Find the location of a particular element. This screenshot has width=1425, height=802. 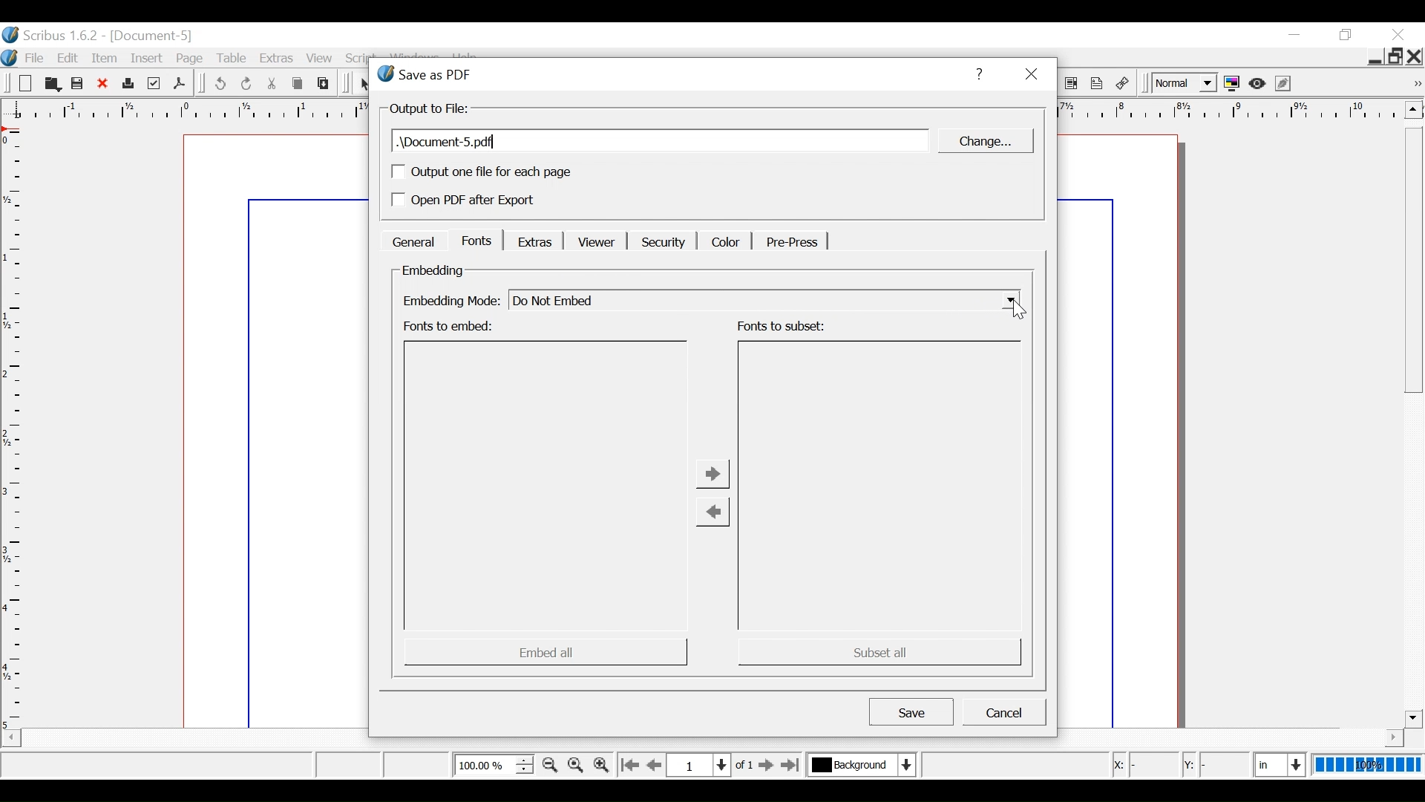

Vertical Scroll bar is located at coordinates (1413, 427).